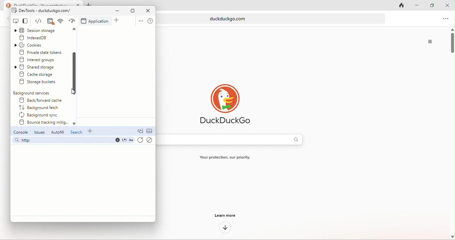 This screenshot has height=240, width=455. I want to click on console, so click(20, 133).